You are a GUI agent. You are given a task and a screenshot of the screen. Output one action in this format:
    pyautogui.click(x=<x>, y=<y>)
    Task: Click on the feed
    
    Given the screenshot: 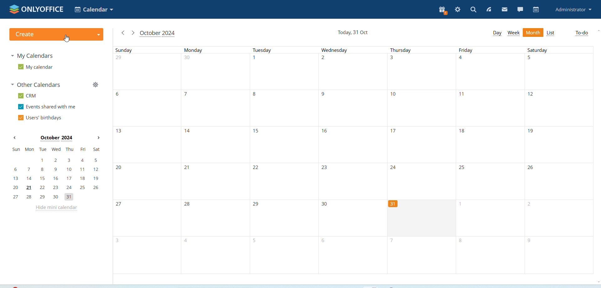 What is the action you would take?
    pyautogui.click(x=488, y=10)
    